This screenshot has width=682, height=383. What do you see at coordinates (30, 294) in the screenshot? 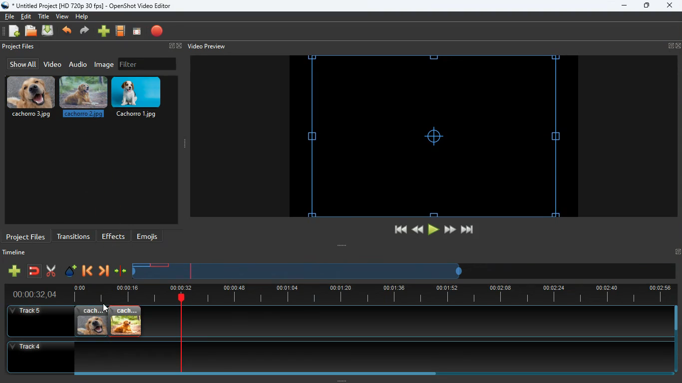
I see `time` at bounding box center [30, 294].